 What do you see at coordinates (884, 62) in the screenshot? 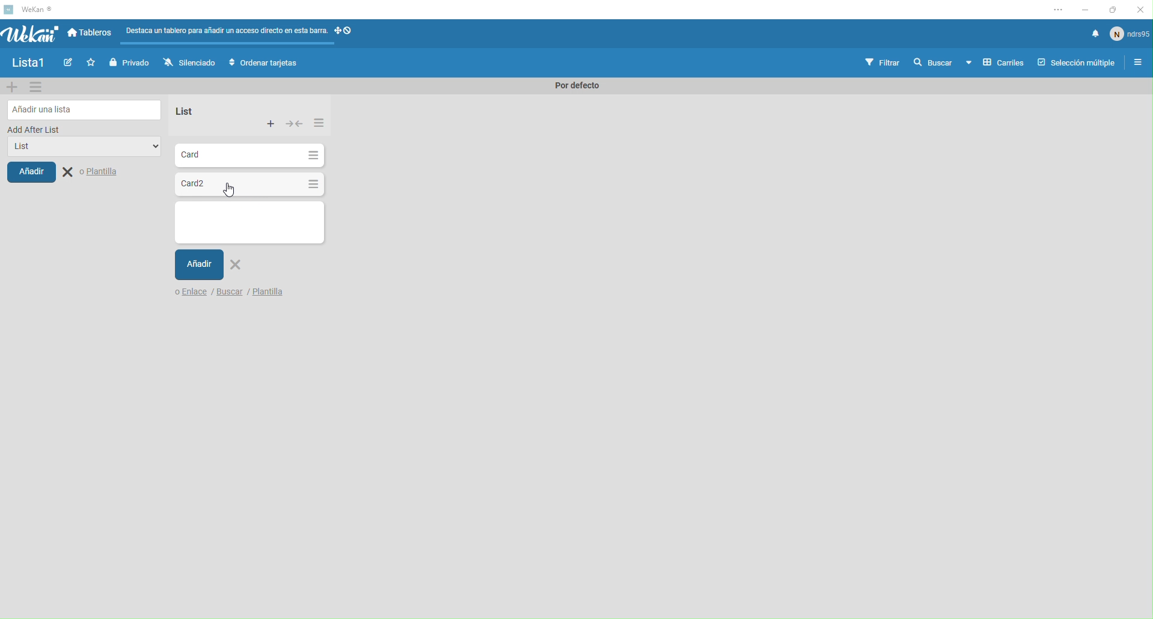
I see `filtrar` at bounding box center [884, 62].